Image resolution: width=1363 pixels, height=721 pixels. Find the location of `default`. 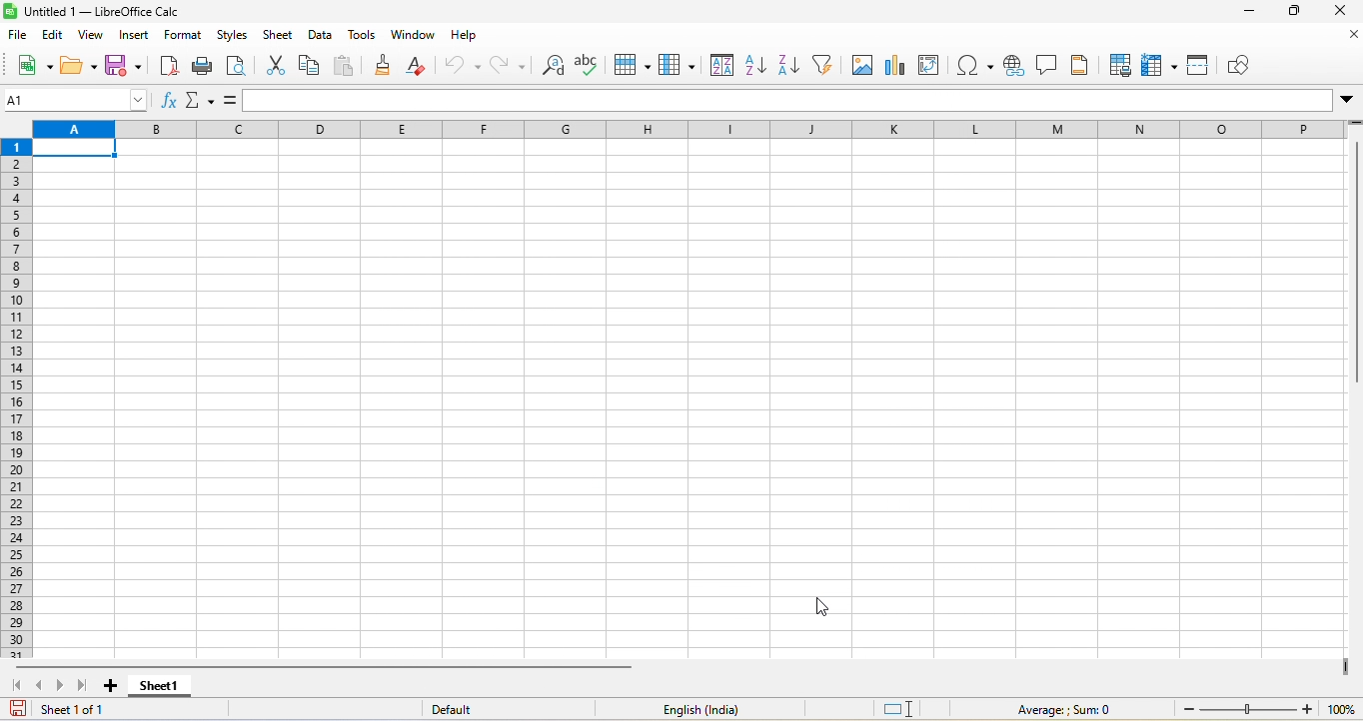

default is located at coordinates (462, 709).